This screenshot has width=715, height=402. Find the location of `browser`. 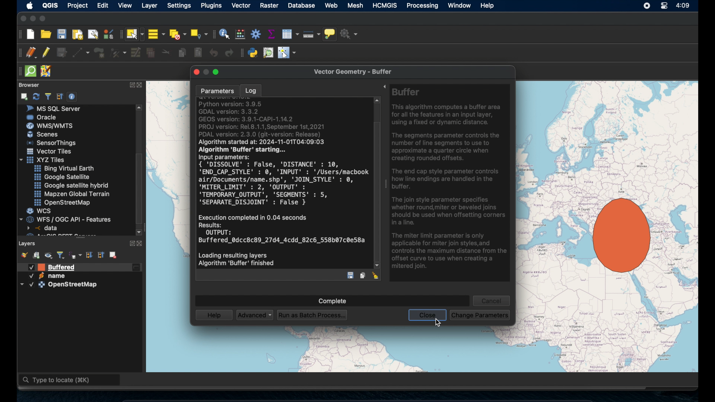

browser is located at coordinates (28, 84).